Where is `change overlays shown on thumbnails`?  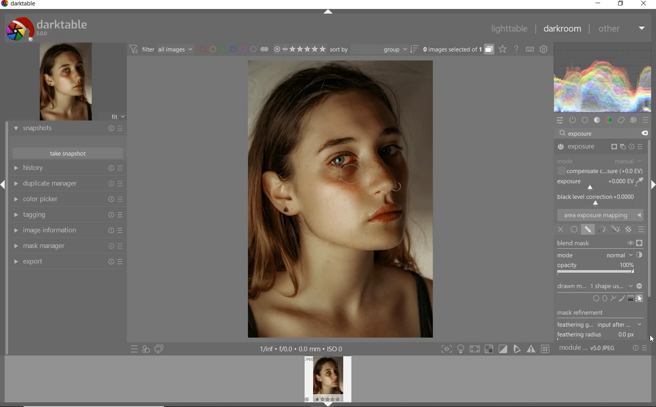 change overlays shown on thumbnails is located at coordinates (502, 50).